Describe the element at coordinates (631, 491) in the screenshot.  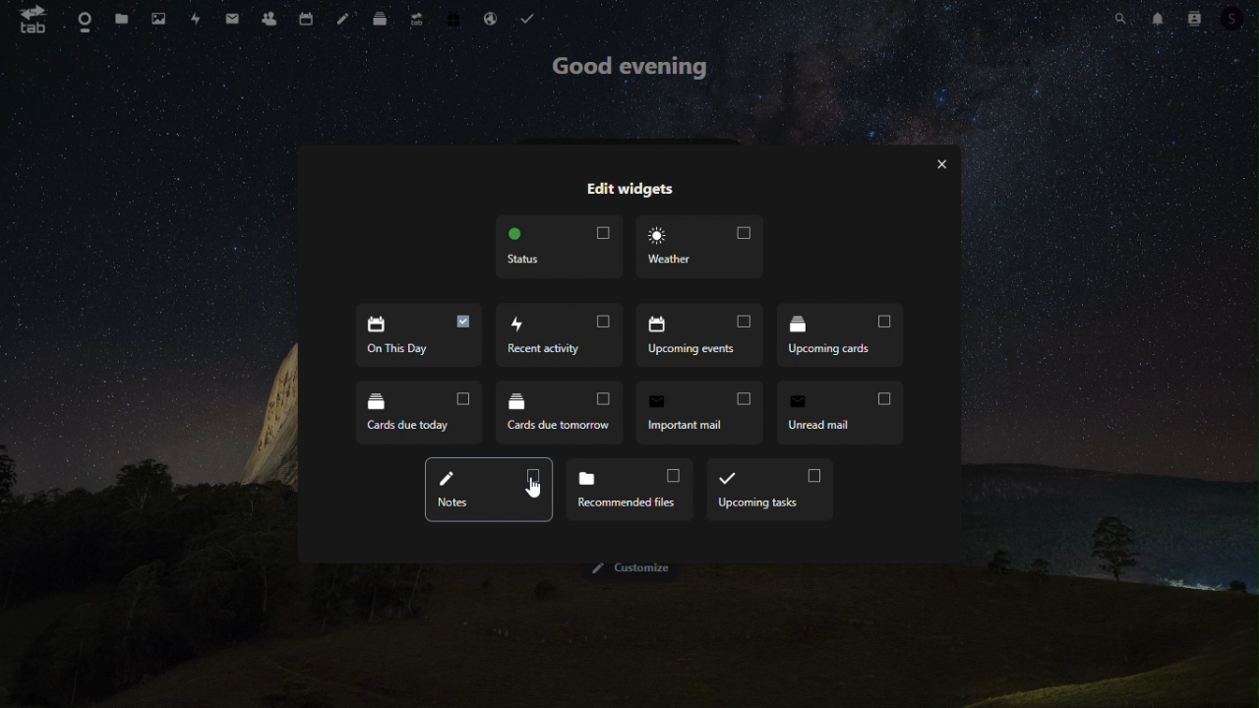
I see `Recommended files` at that location.